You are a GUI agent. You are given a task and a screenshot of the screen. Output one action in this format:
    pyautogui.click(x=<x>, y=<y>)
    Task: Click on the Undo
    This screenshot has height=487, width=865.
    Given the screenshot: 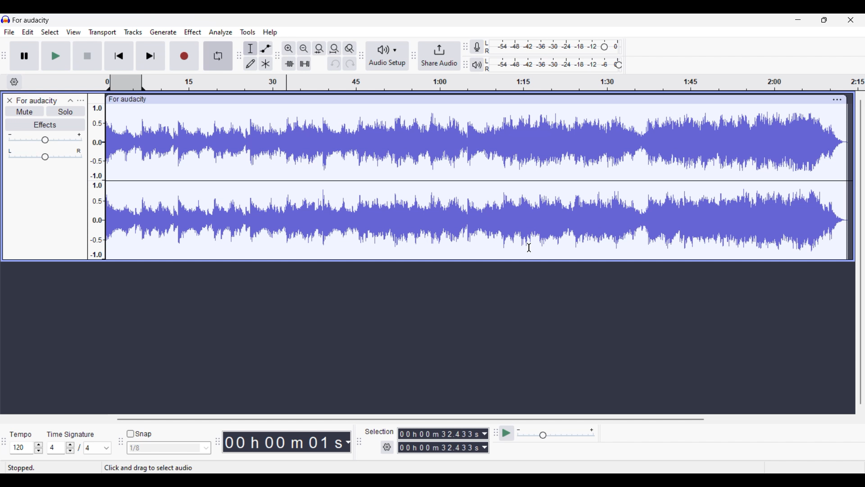 What is the action you would take?
    pyautogui.click(x=335, y=64)
    